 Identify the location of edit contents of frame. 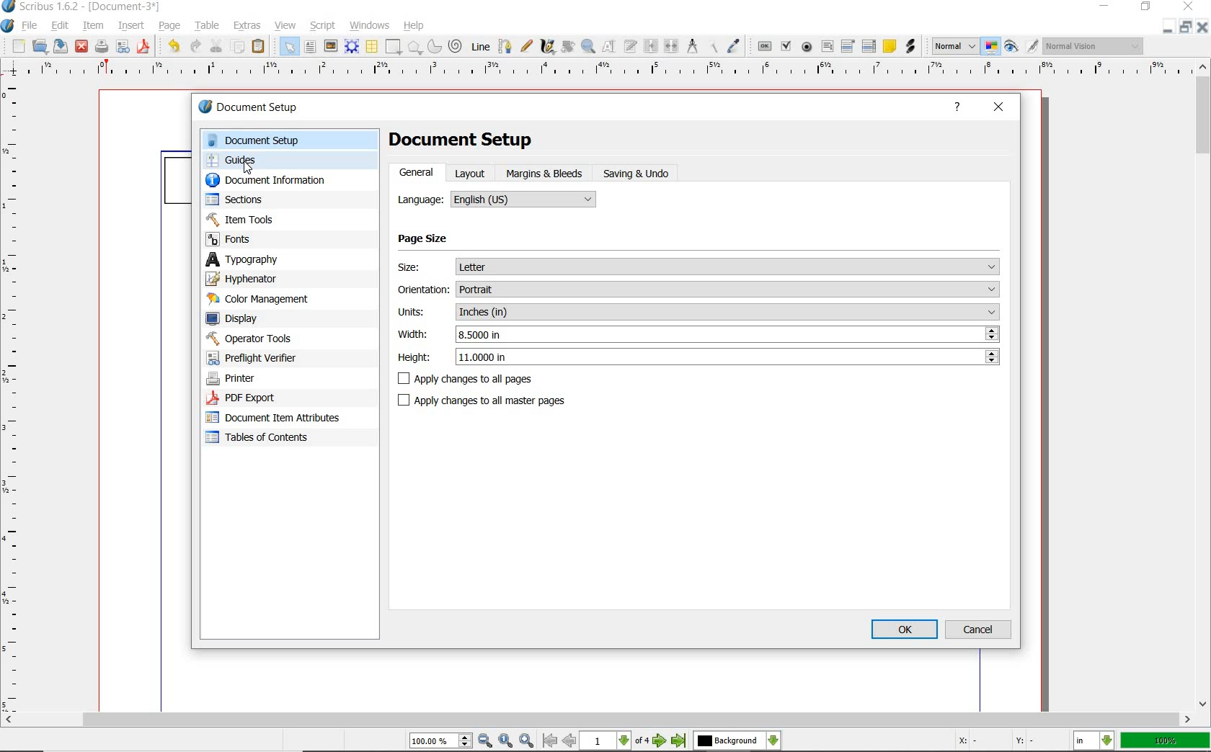
(609, 46).